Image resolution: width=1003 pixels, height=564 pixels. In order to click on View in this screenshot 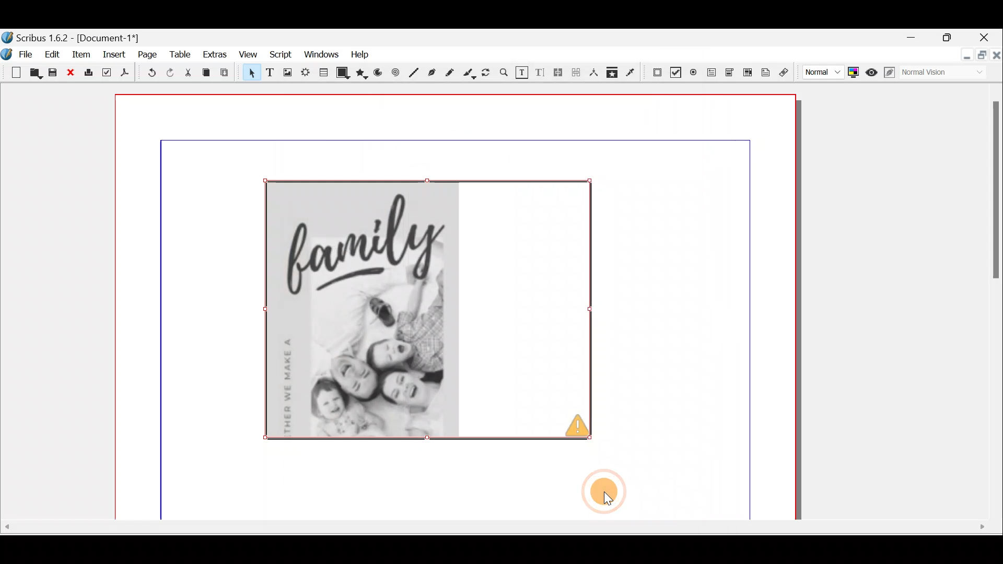, I will do `click(250, 56)`.